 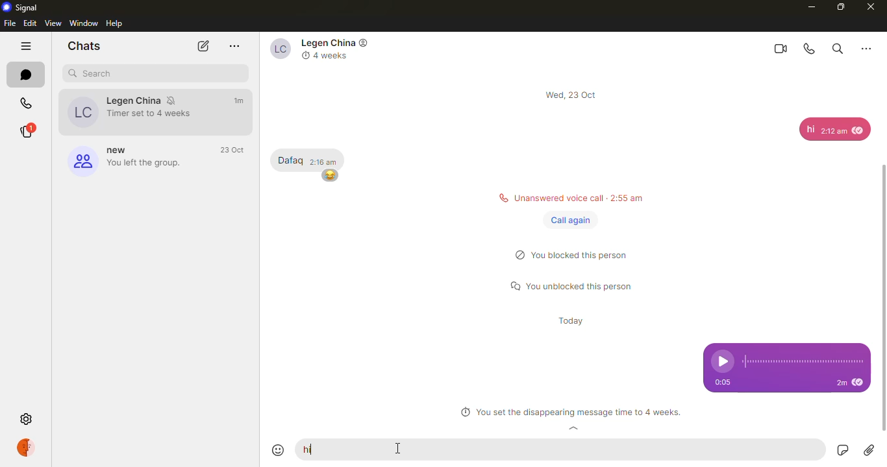 What do you see at coordinates (808, 6) in the screenshot?
I see `minimize` at bounding box center [808, 6].